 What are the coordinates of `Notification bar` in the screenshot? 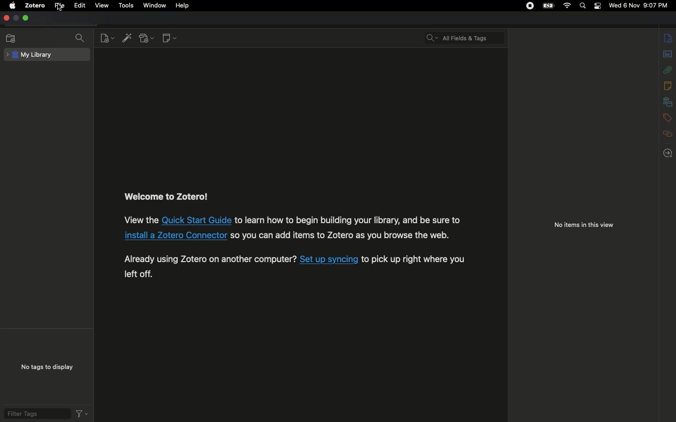 It's located at (596, 7).